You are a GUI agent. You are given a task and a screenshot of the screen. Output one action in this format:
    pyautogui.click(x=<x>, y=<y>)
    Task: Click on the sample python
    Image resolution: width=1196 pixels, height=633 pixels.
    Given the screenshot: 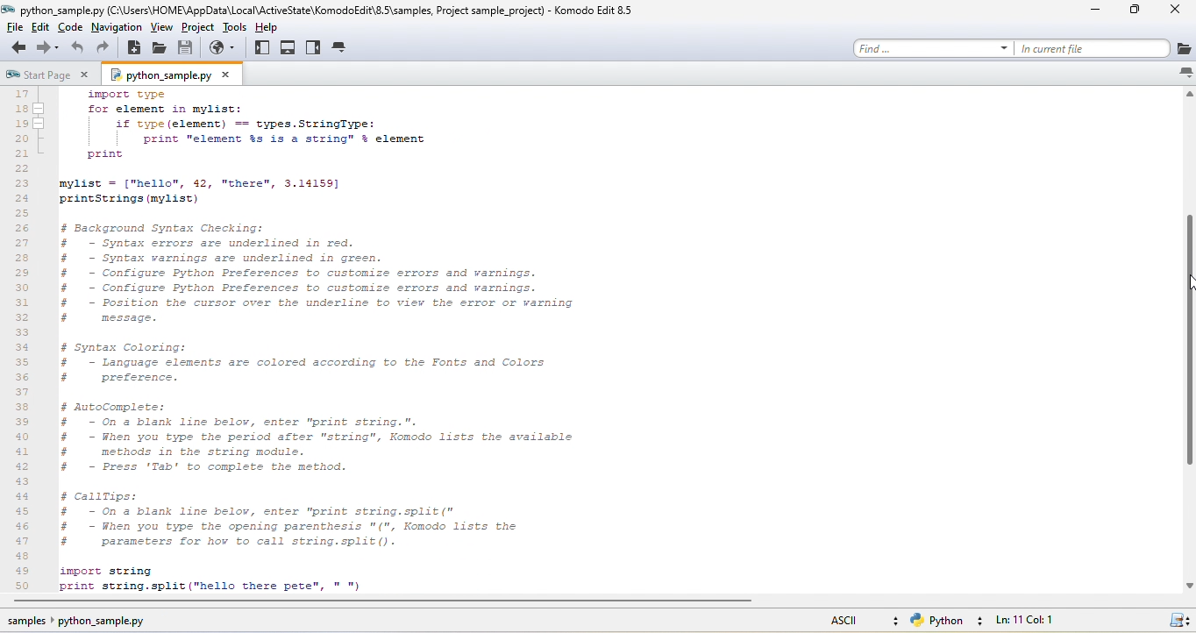 What is the action you would take?
    pyautogui.click(x=89, y=622)
    